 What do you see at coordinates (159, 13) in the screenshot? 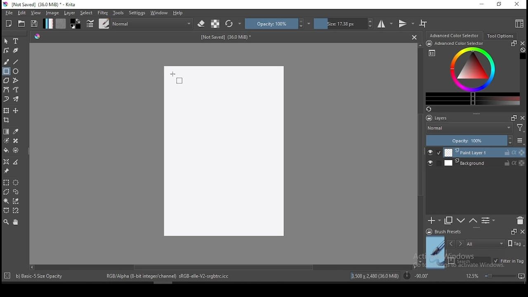
I see `windows` at bounding box center [159, 13].